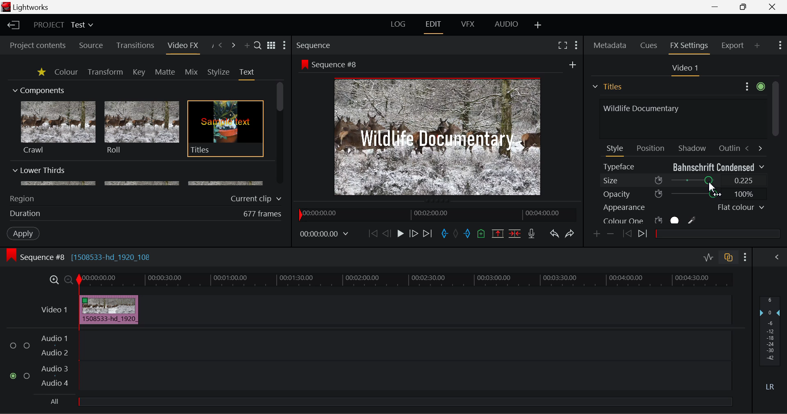 The width and height of the screenshot is (787, 414). What do you see at coordinates (135, 45) in the screenshot?
I see `Transitions` at bounding box center [135, 45].